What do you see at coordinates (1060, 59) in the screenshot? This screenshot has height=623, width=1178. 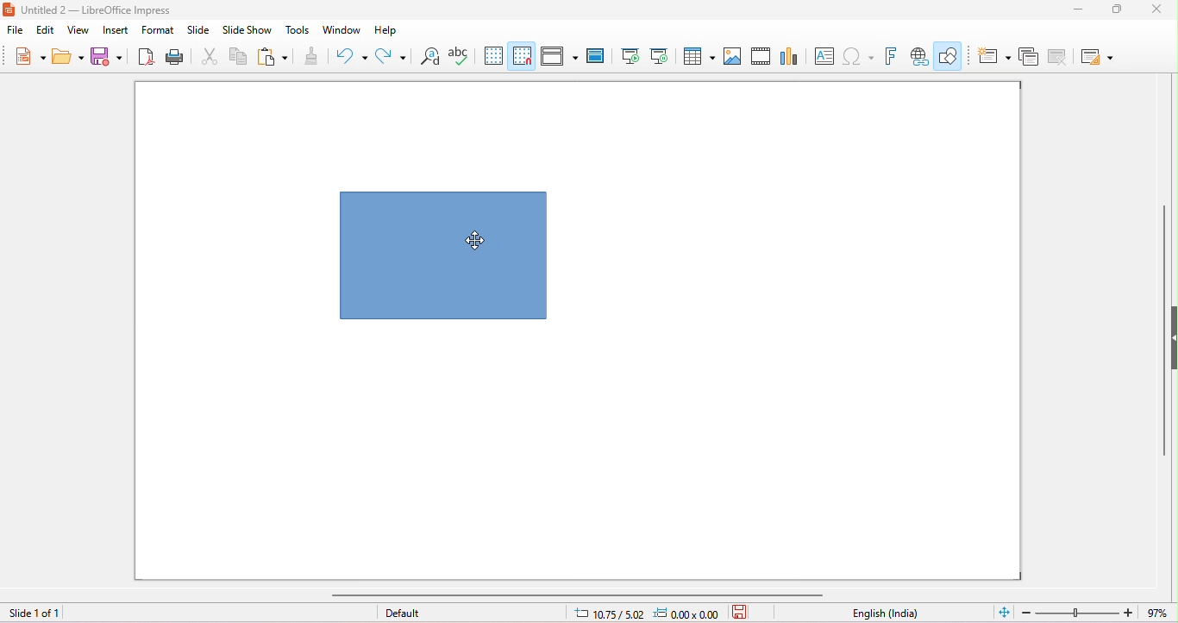 I see `delete slide` at bounding box center [1060, 59].